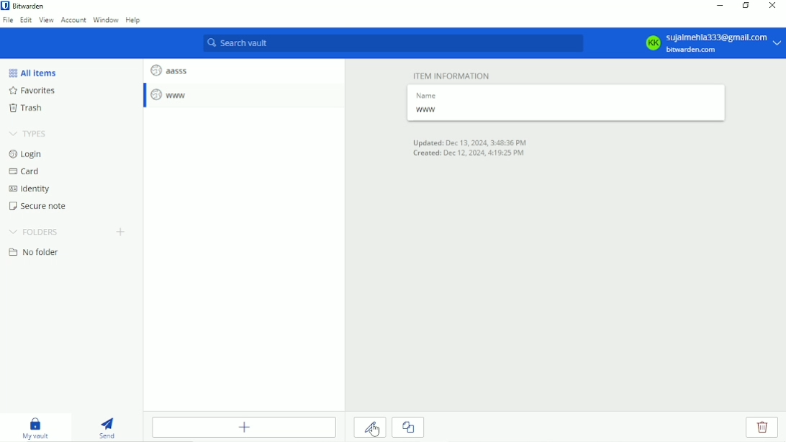  I want to click on Search vault, so click(394, 44).